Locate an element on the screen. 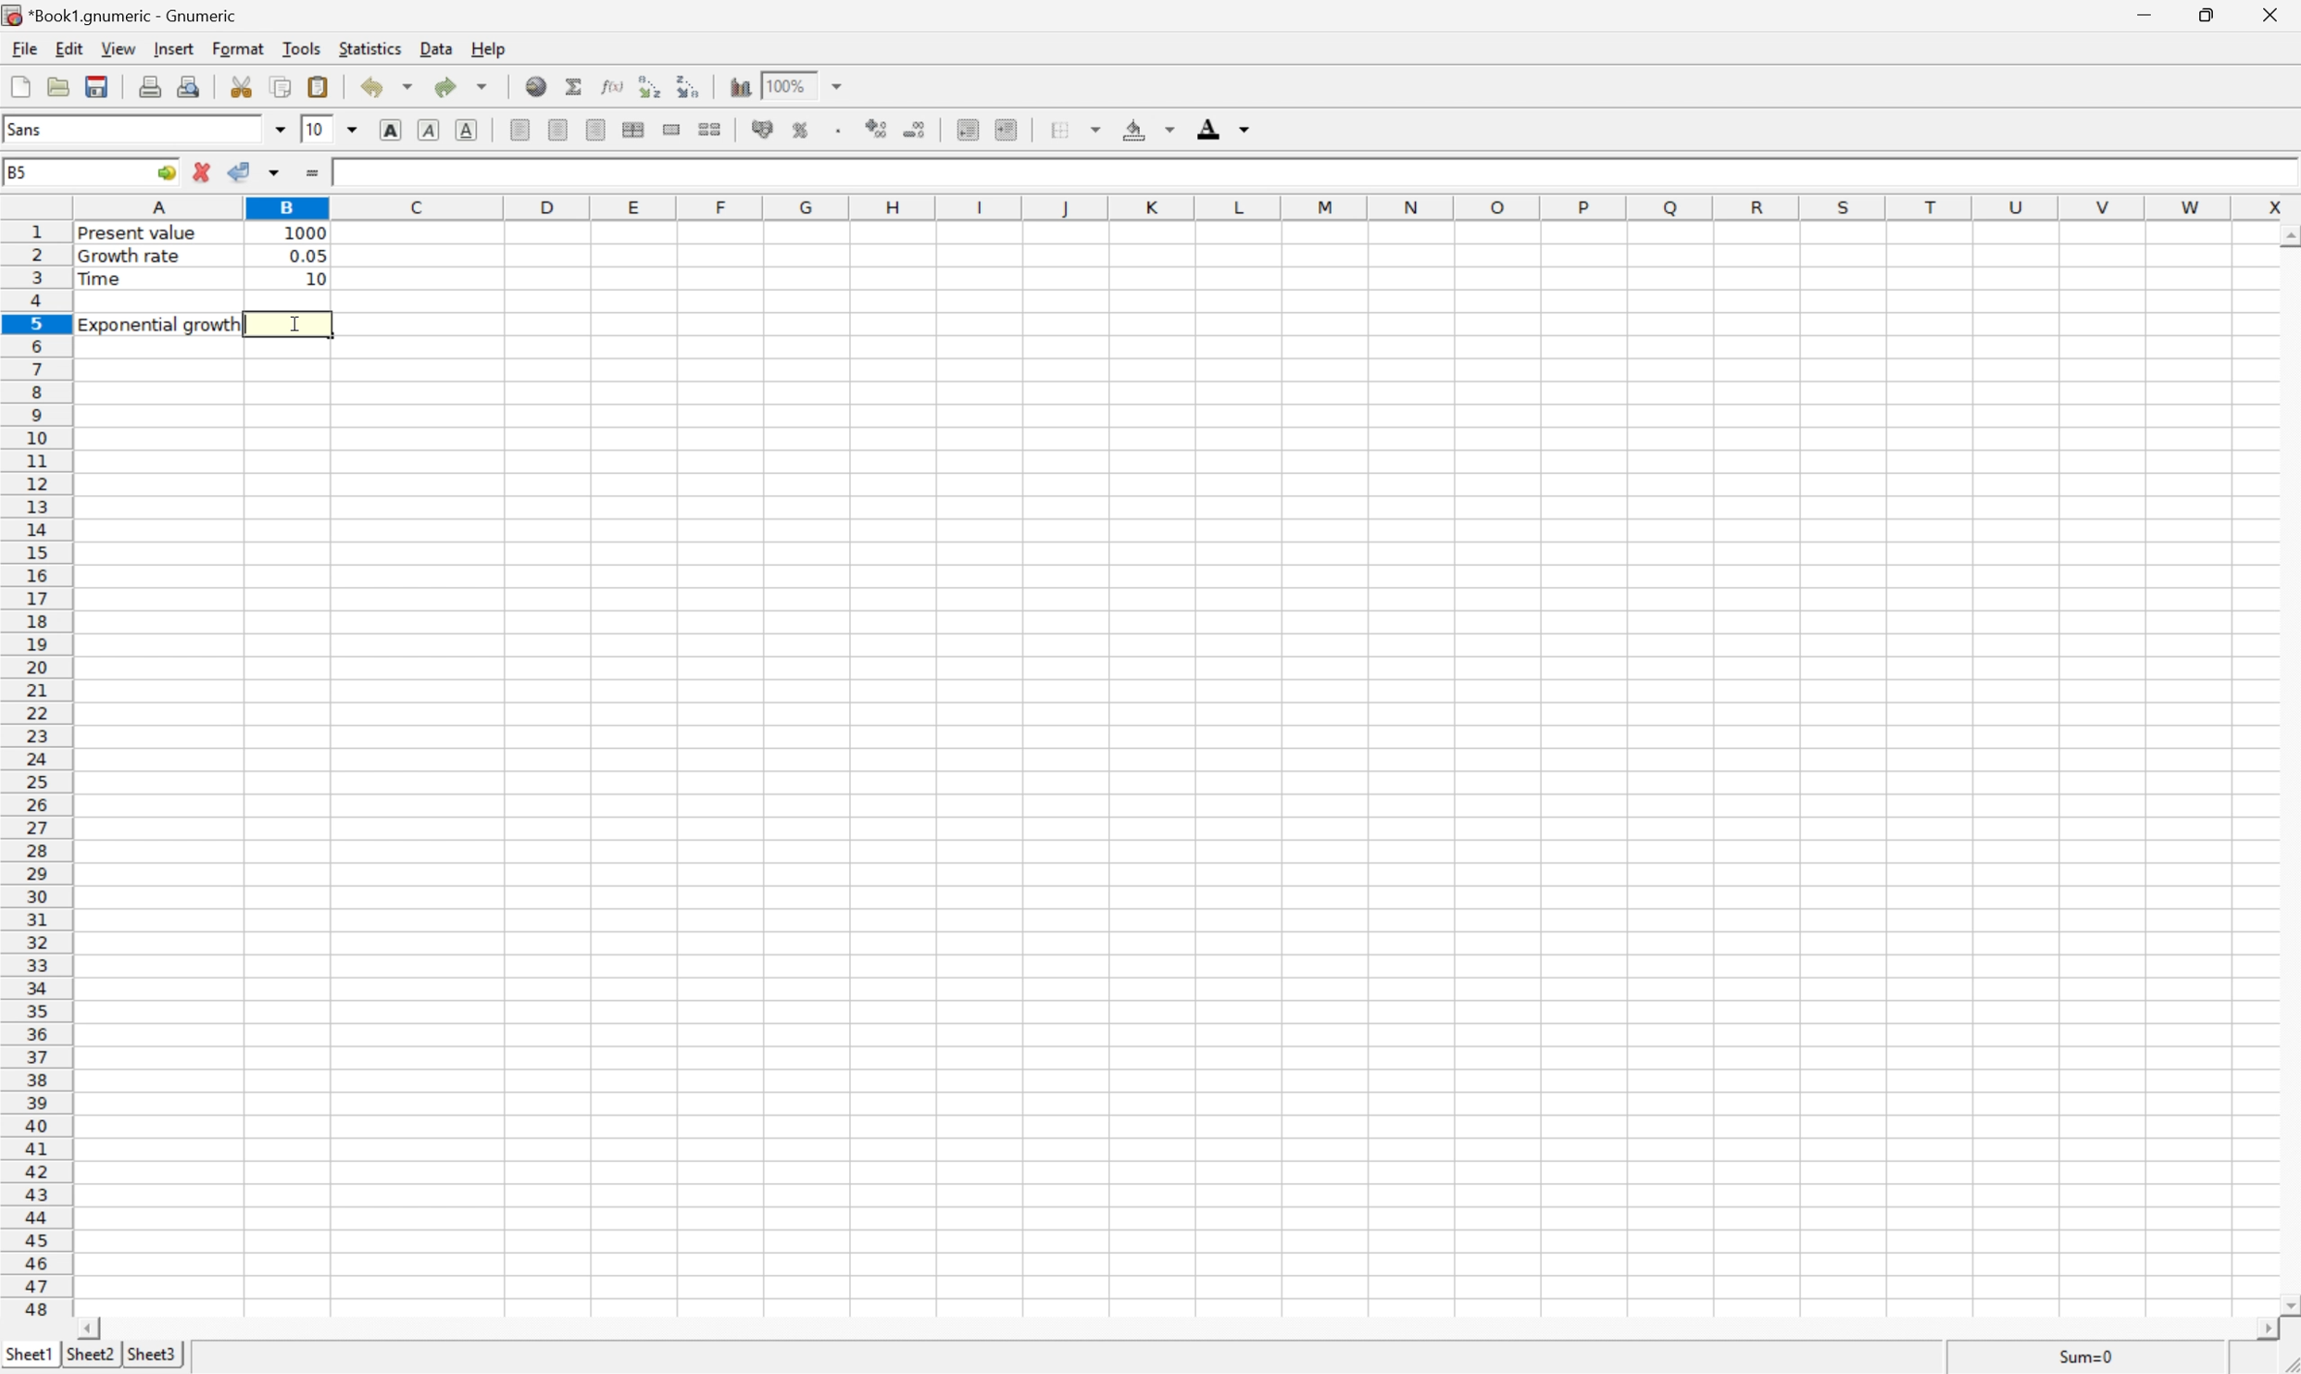 The width and height of the screenshot is (2301, 1374). Statistics is located at coordinates (369, 48).